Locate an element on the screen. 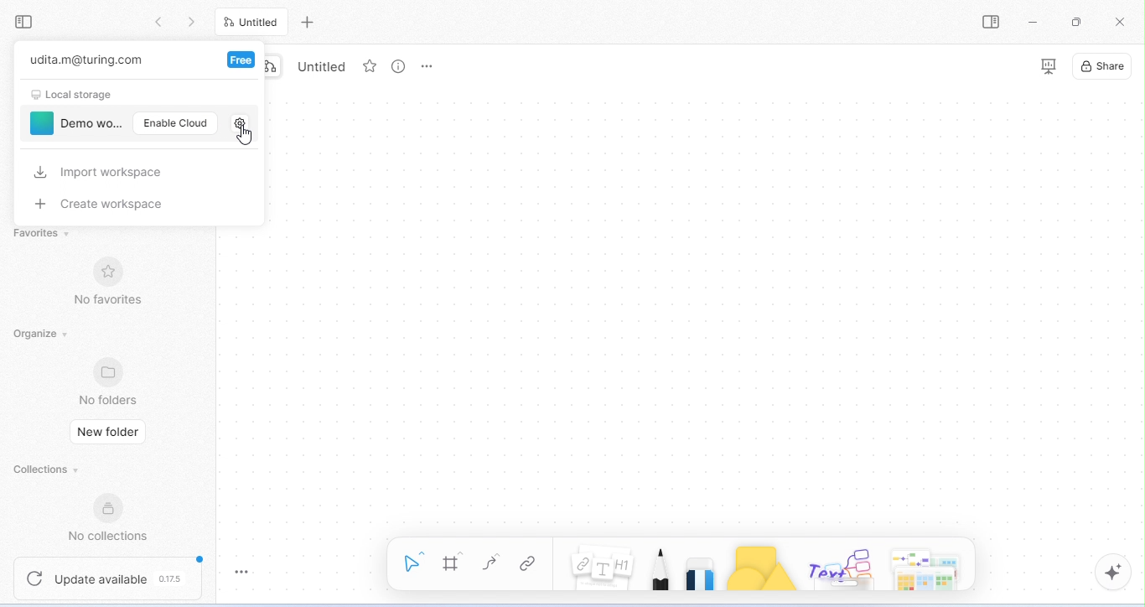 The width and height of the screenshot is (1145, 607). udita.m@turing.com is located at coordinates (91, 60).